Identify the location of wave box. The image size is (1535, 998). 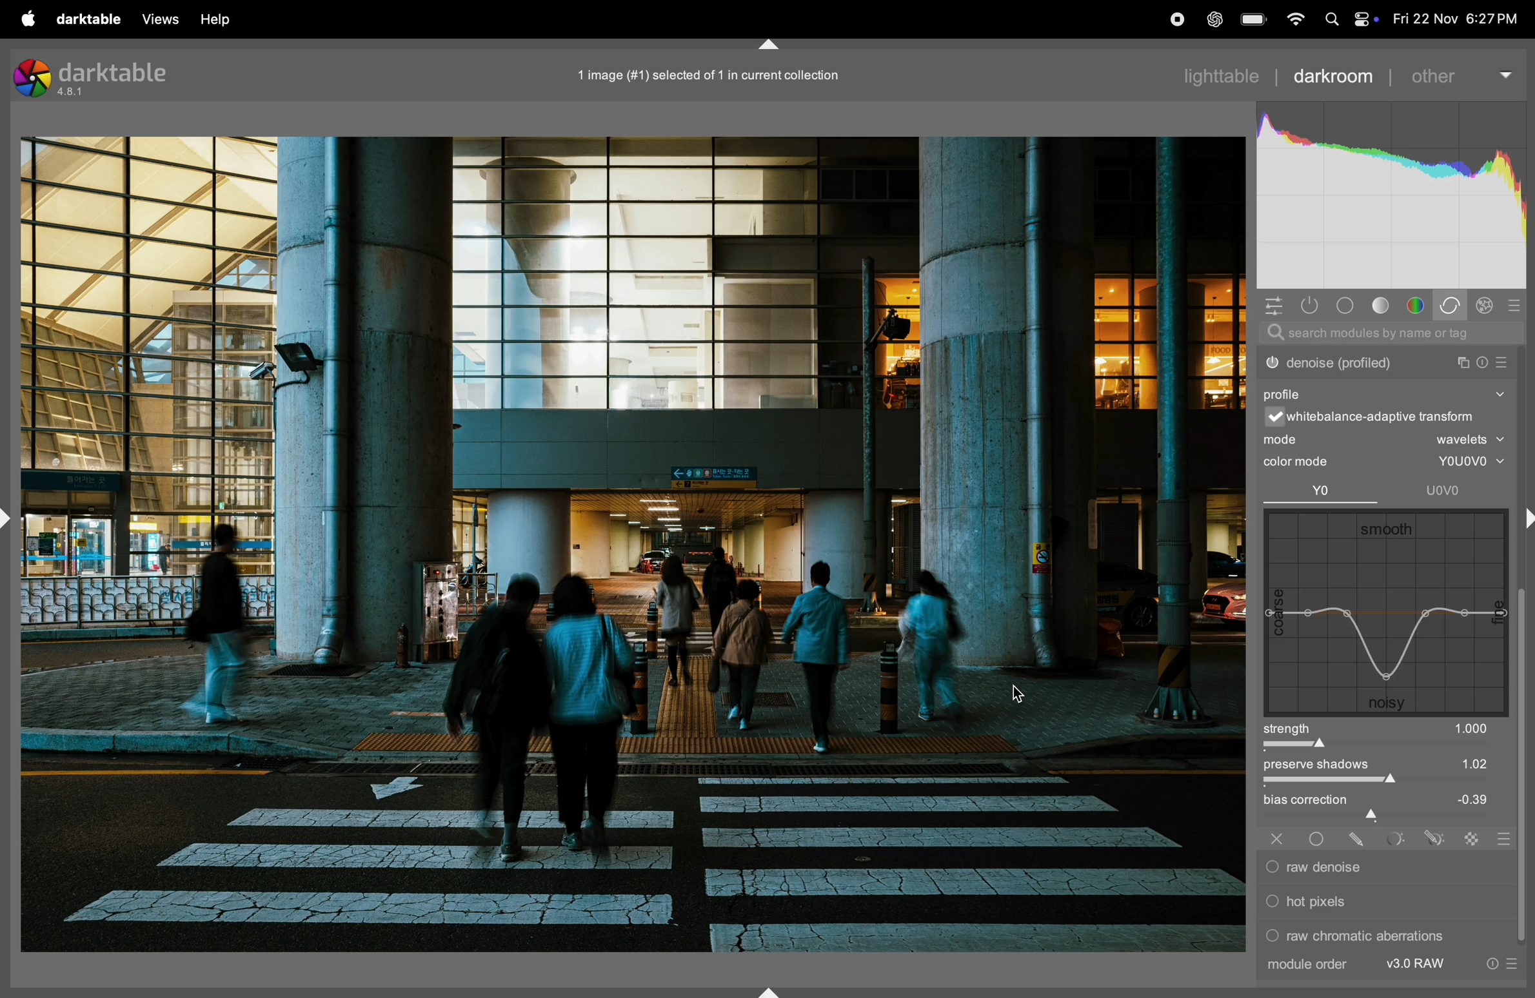
(1383, 612).